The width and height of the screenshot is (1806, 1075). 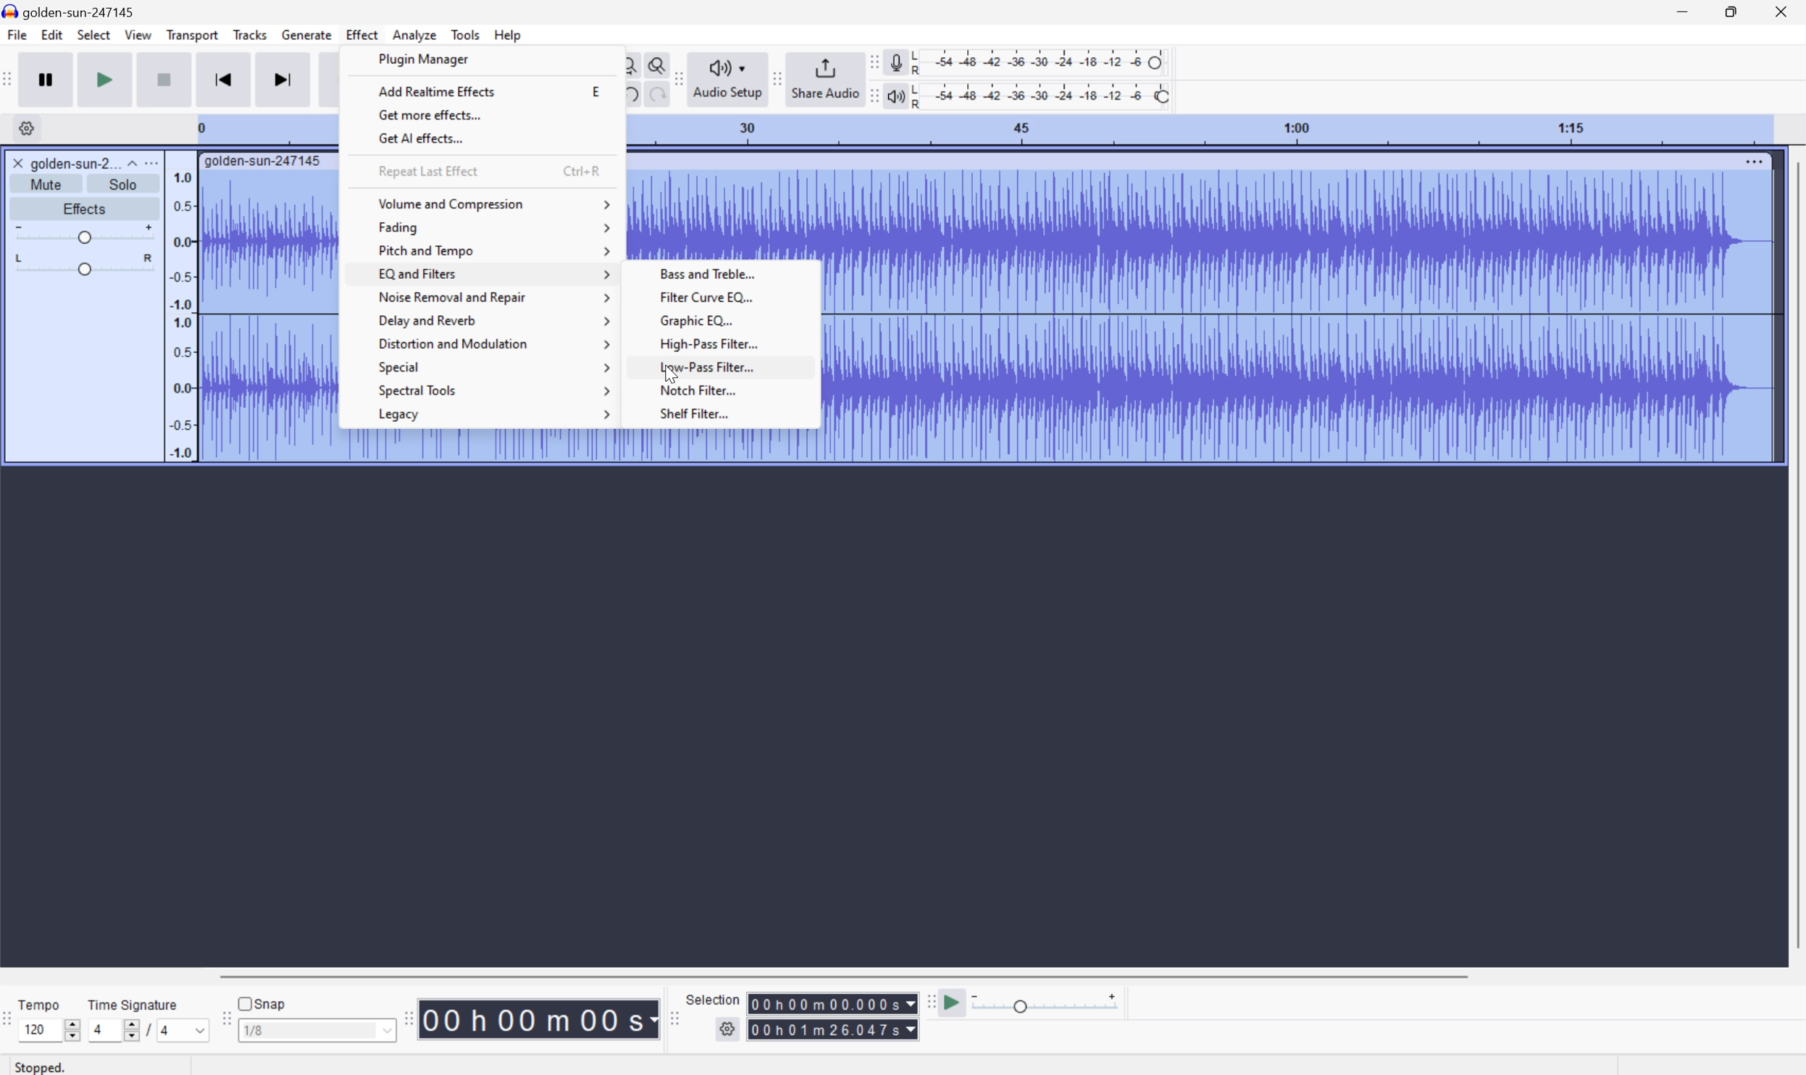 What do you see at coordinates (309, 35) in the screenshot?
I see `Generate` at bounding box center [309, 35].